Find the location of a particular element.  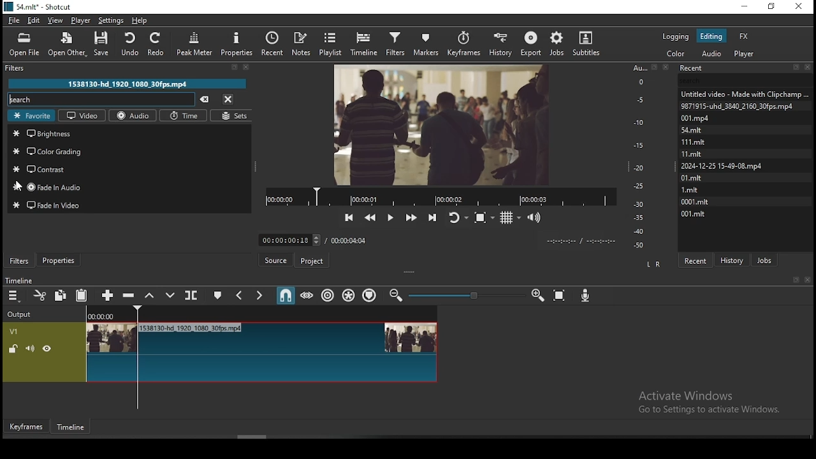

history is located at coordinates (736, 260).